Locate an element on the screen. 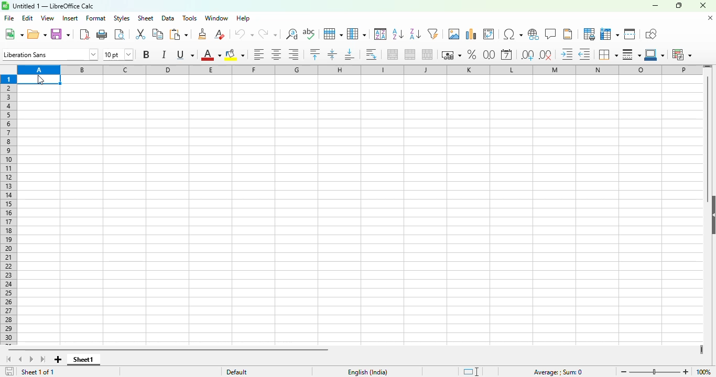  insert chart is located at coordinates (471, 34).